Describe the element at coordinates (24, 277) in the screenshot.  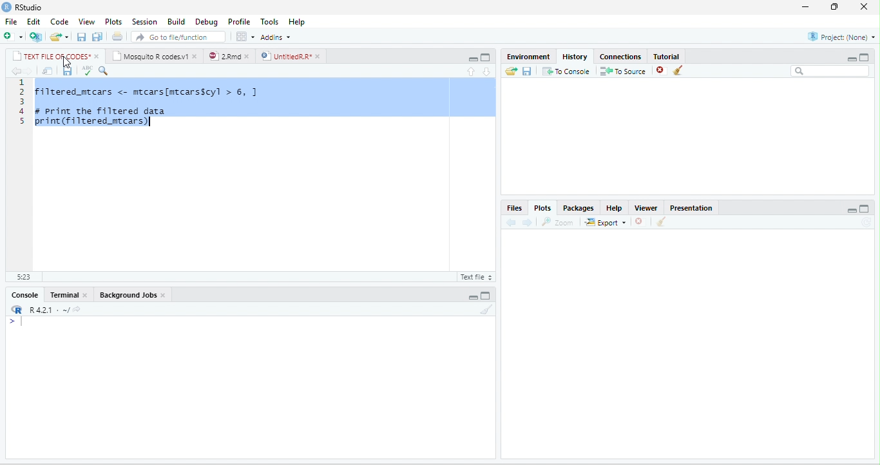
I see `5:23` at that location.